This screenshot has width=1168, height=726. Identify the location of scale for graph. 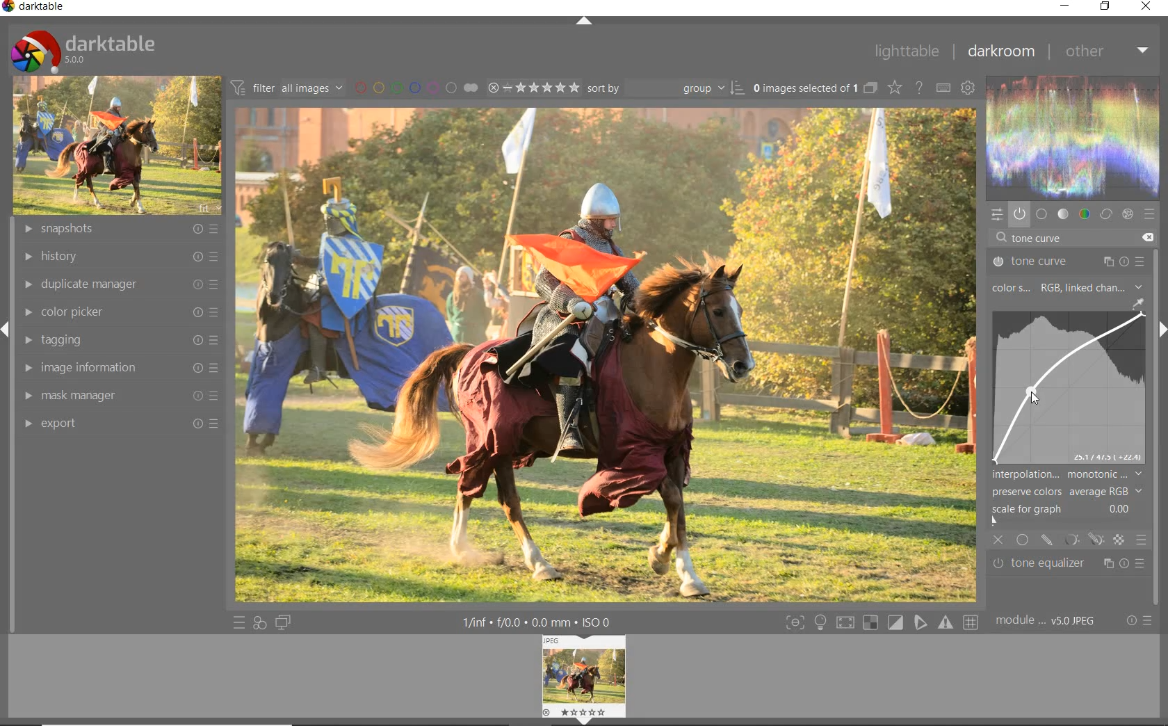
(1064, 509).